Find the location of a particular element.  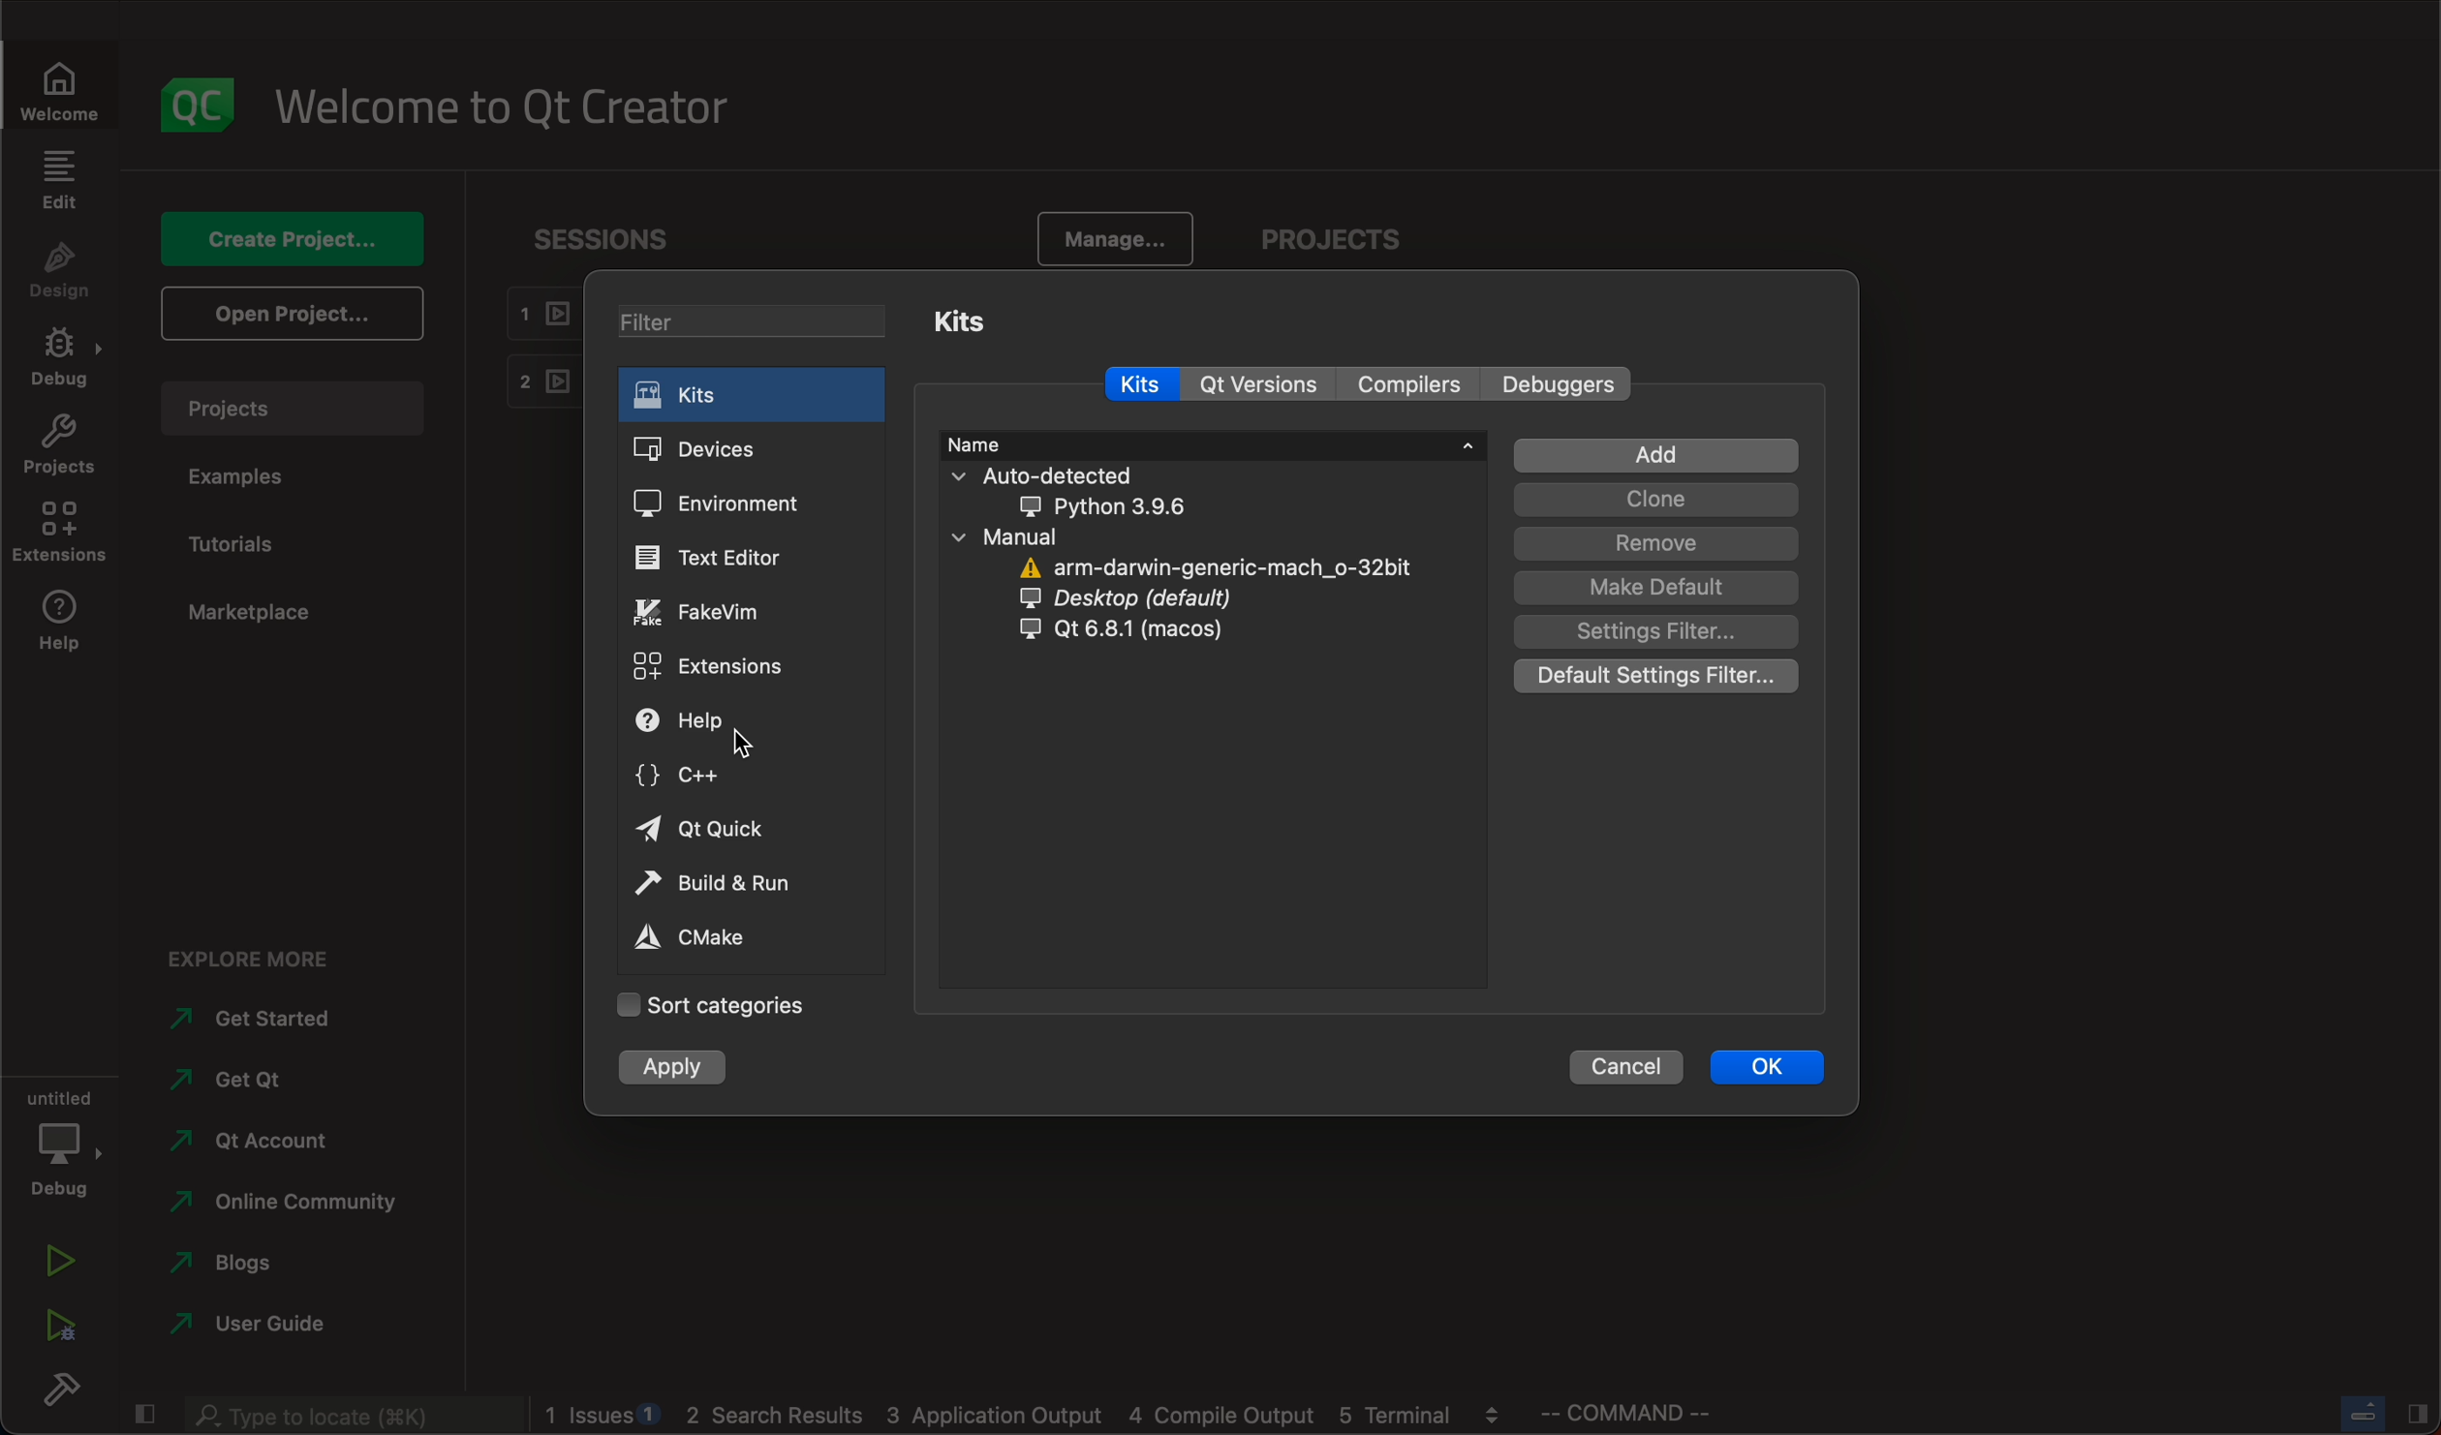

filter is located at coordinates (757, 321).